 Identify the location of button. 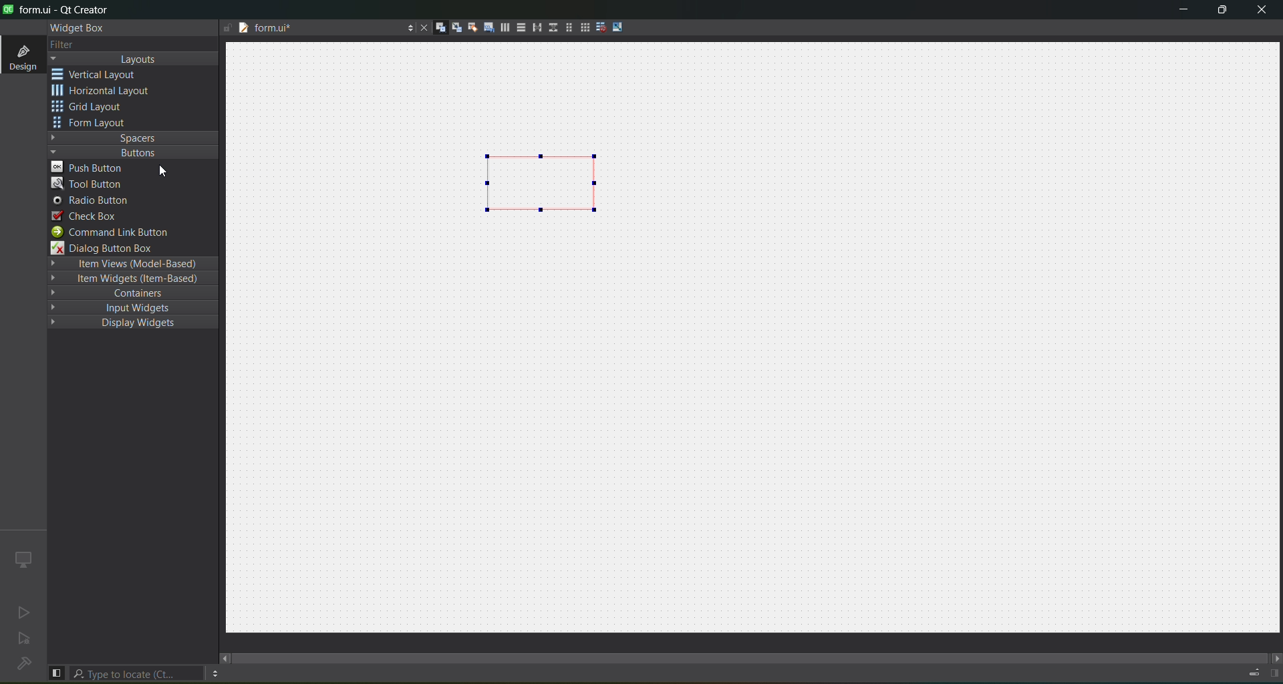
(130, 152).